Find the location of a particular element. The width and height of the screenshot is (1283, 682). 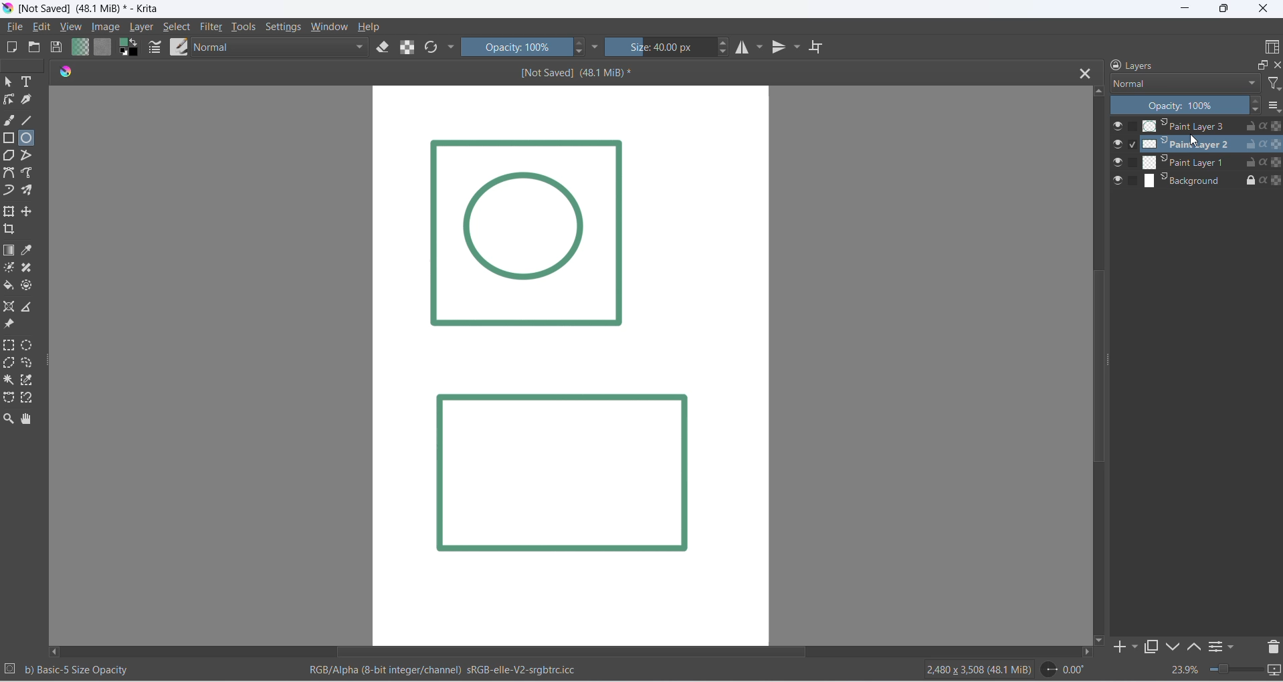

patch tool is located at coordinates (31, 267).